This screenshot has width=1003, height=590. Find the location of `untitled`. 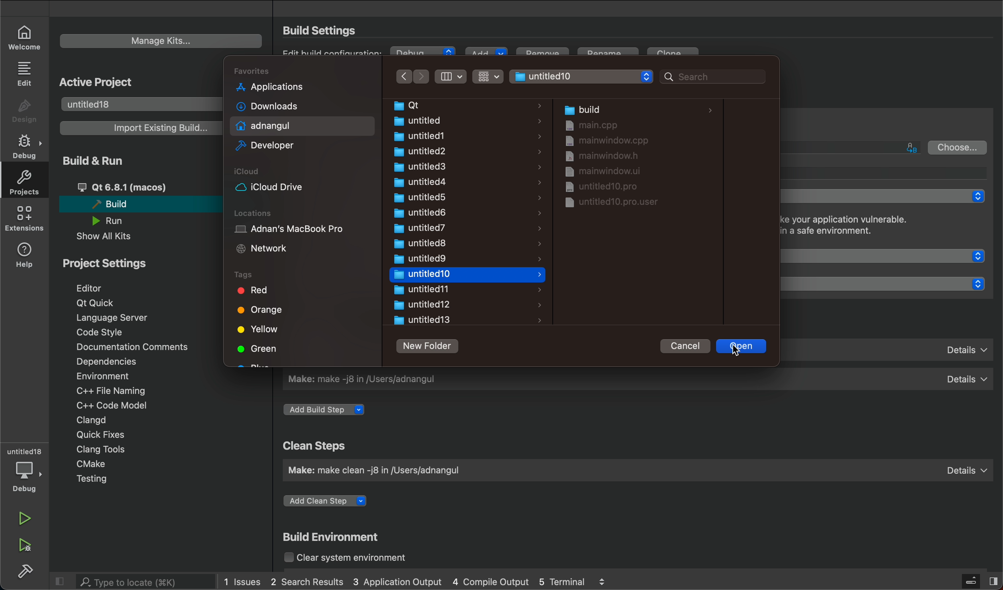

untitled is located at coordinates (25, 448).